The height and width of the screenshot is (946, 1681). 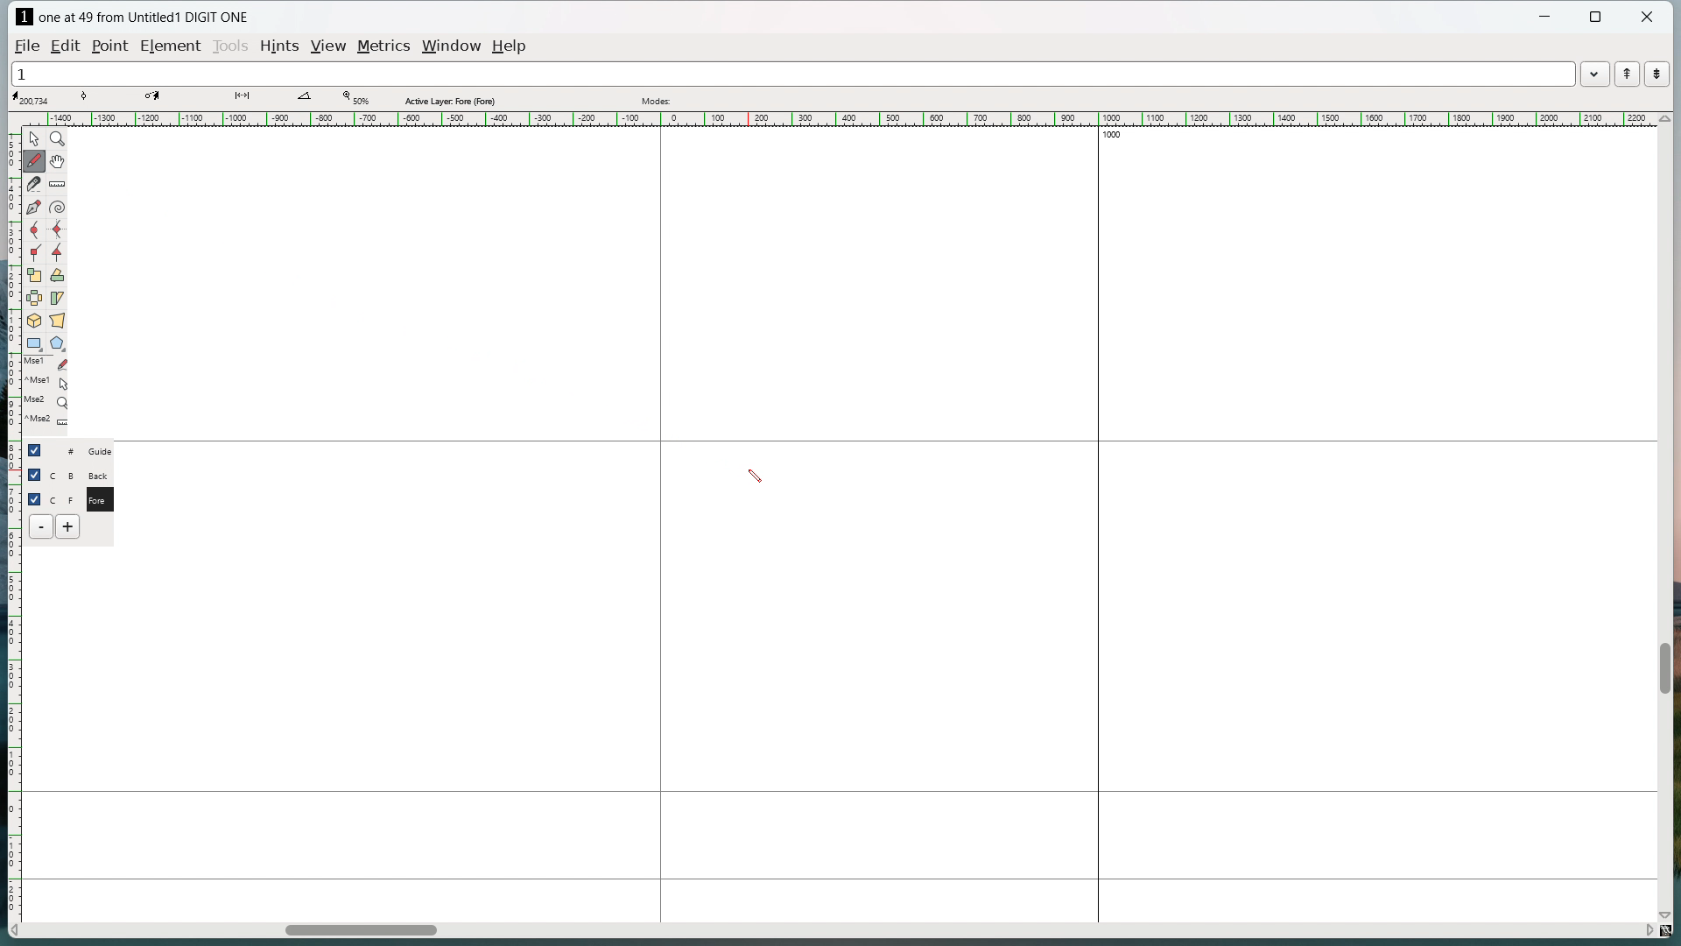 I want to click on rotate, so click(x=57, y=275).